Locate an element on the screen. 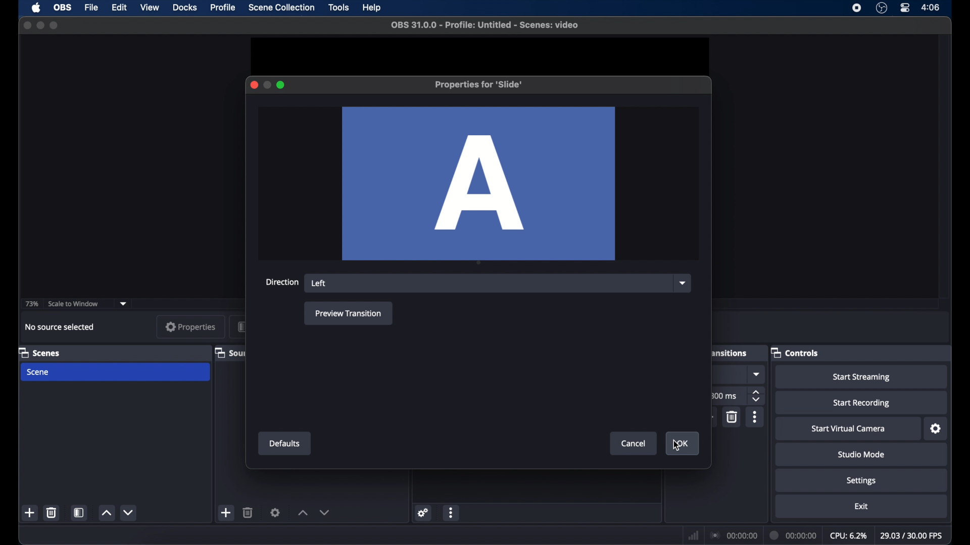 This screenshot has height=545, width=970. cpu is located at coordinates (849, 535).